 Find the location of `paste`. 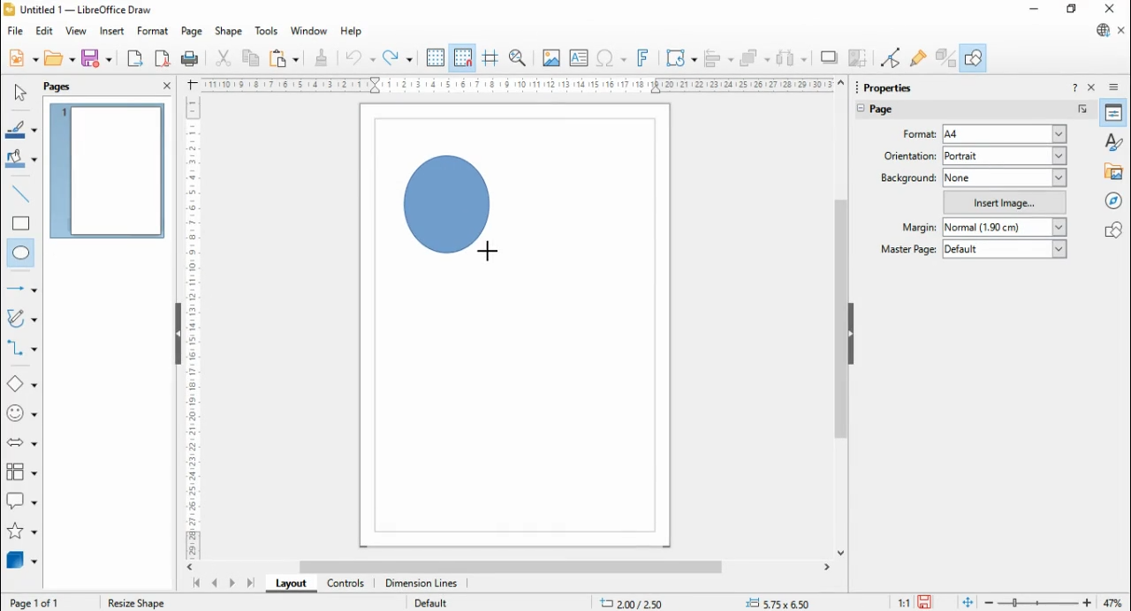

paste is located at coordinates (283, 57).